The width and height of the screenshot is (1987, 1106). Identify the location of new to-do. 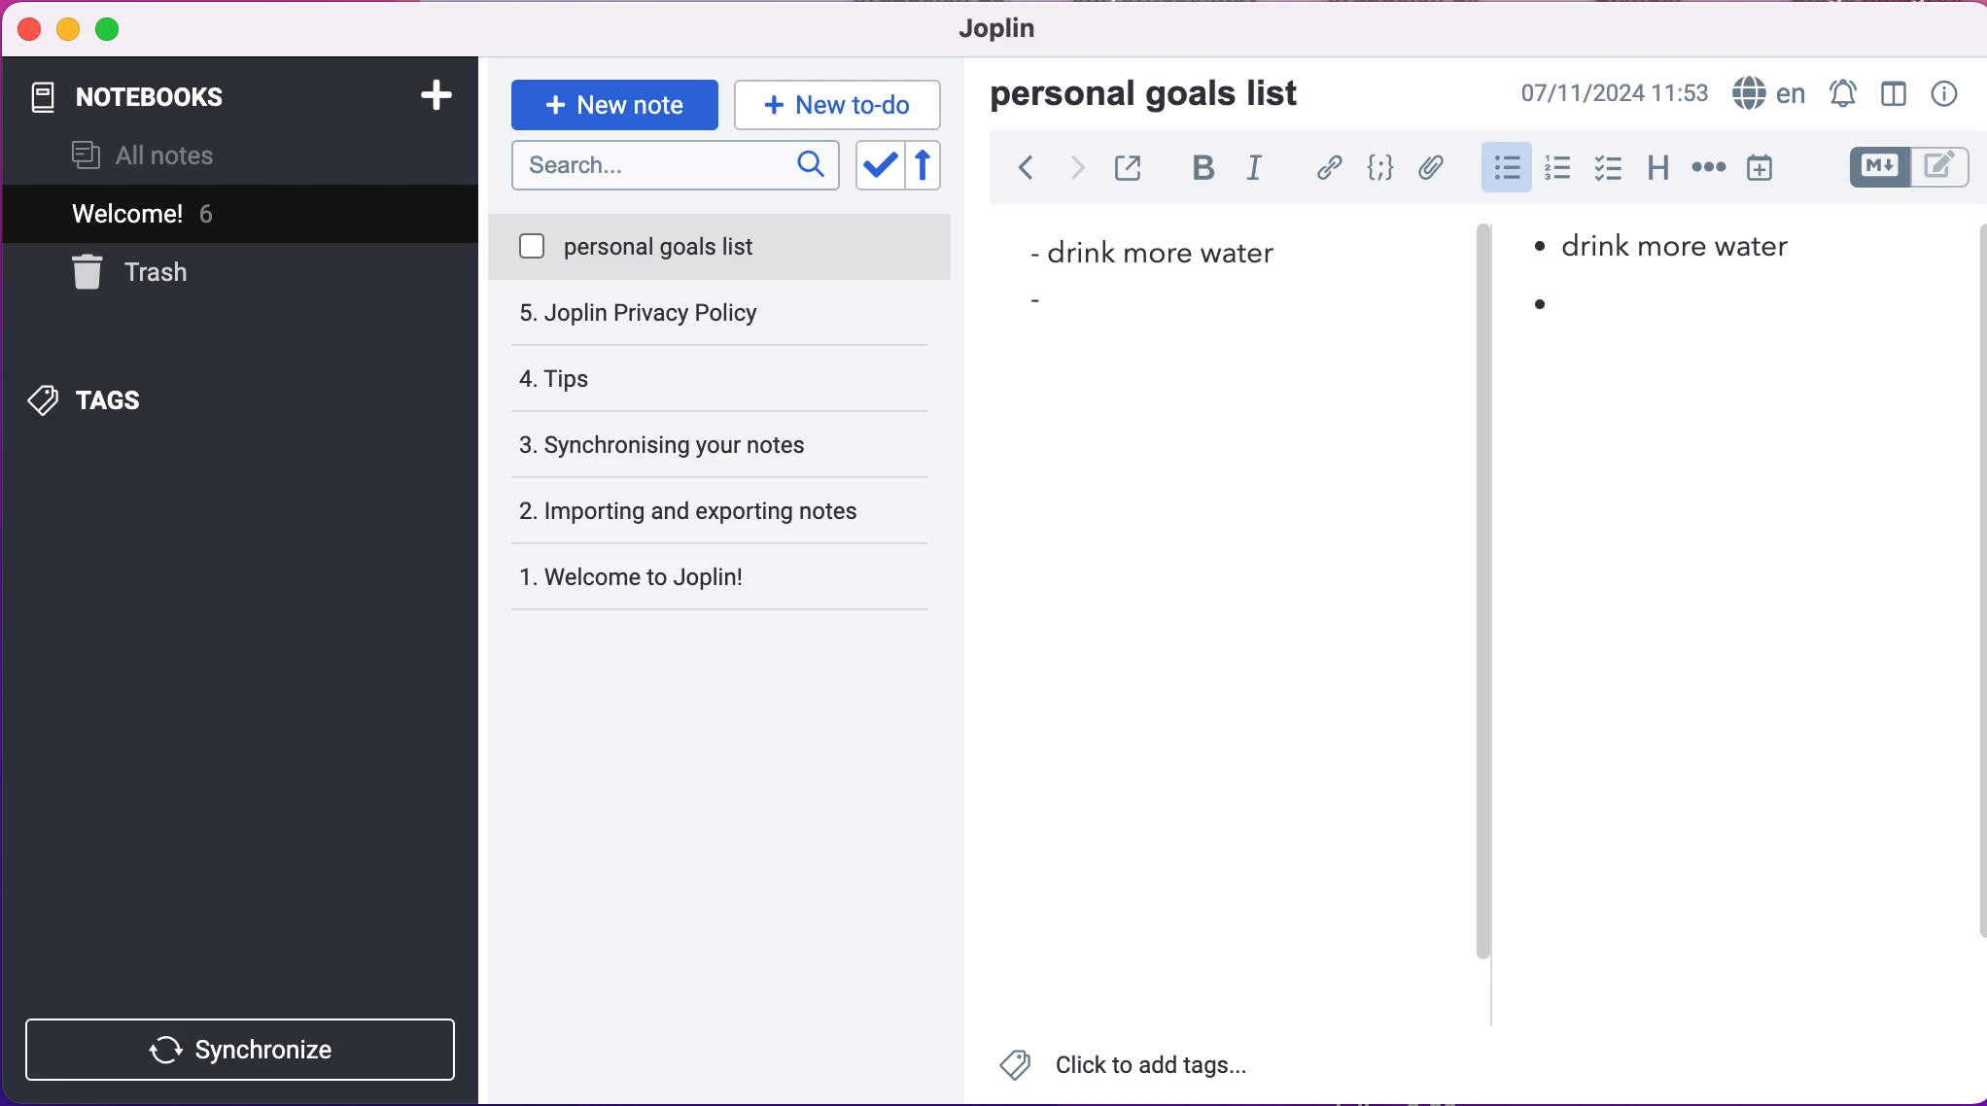
(845, 103).